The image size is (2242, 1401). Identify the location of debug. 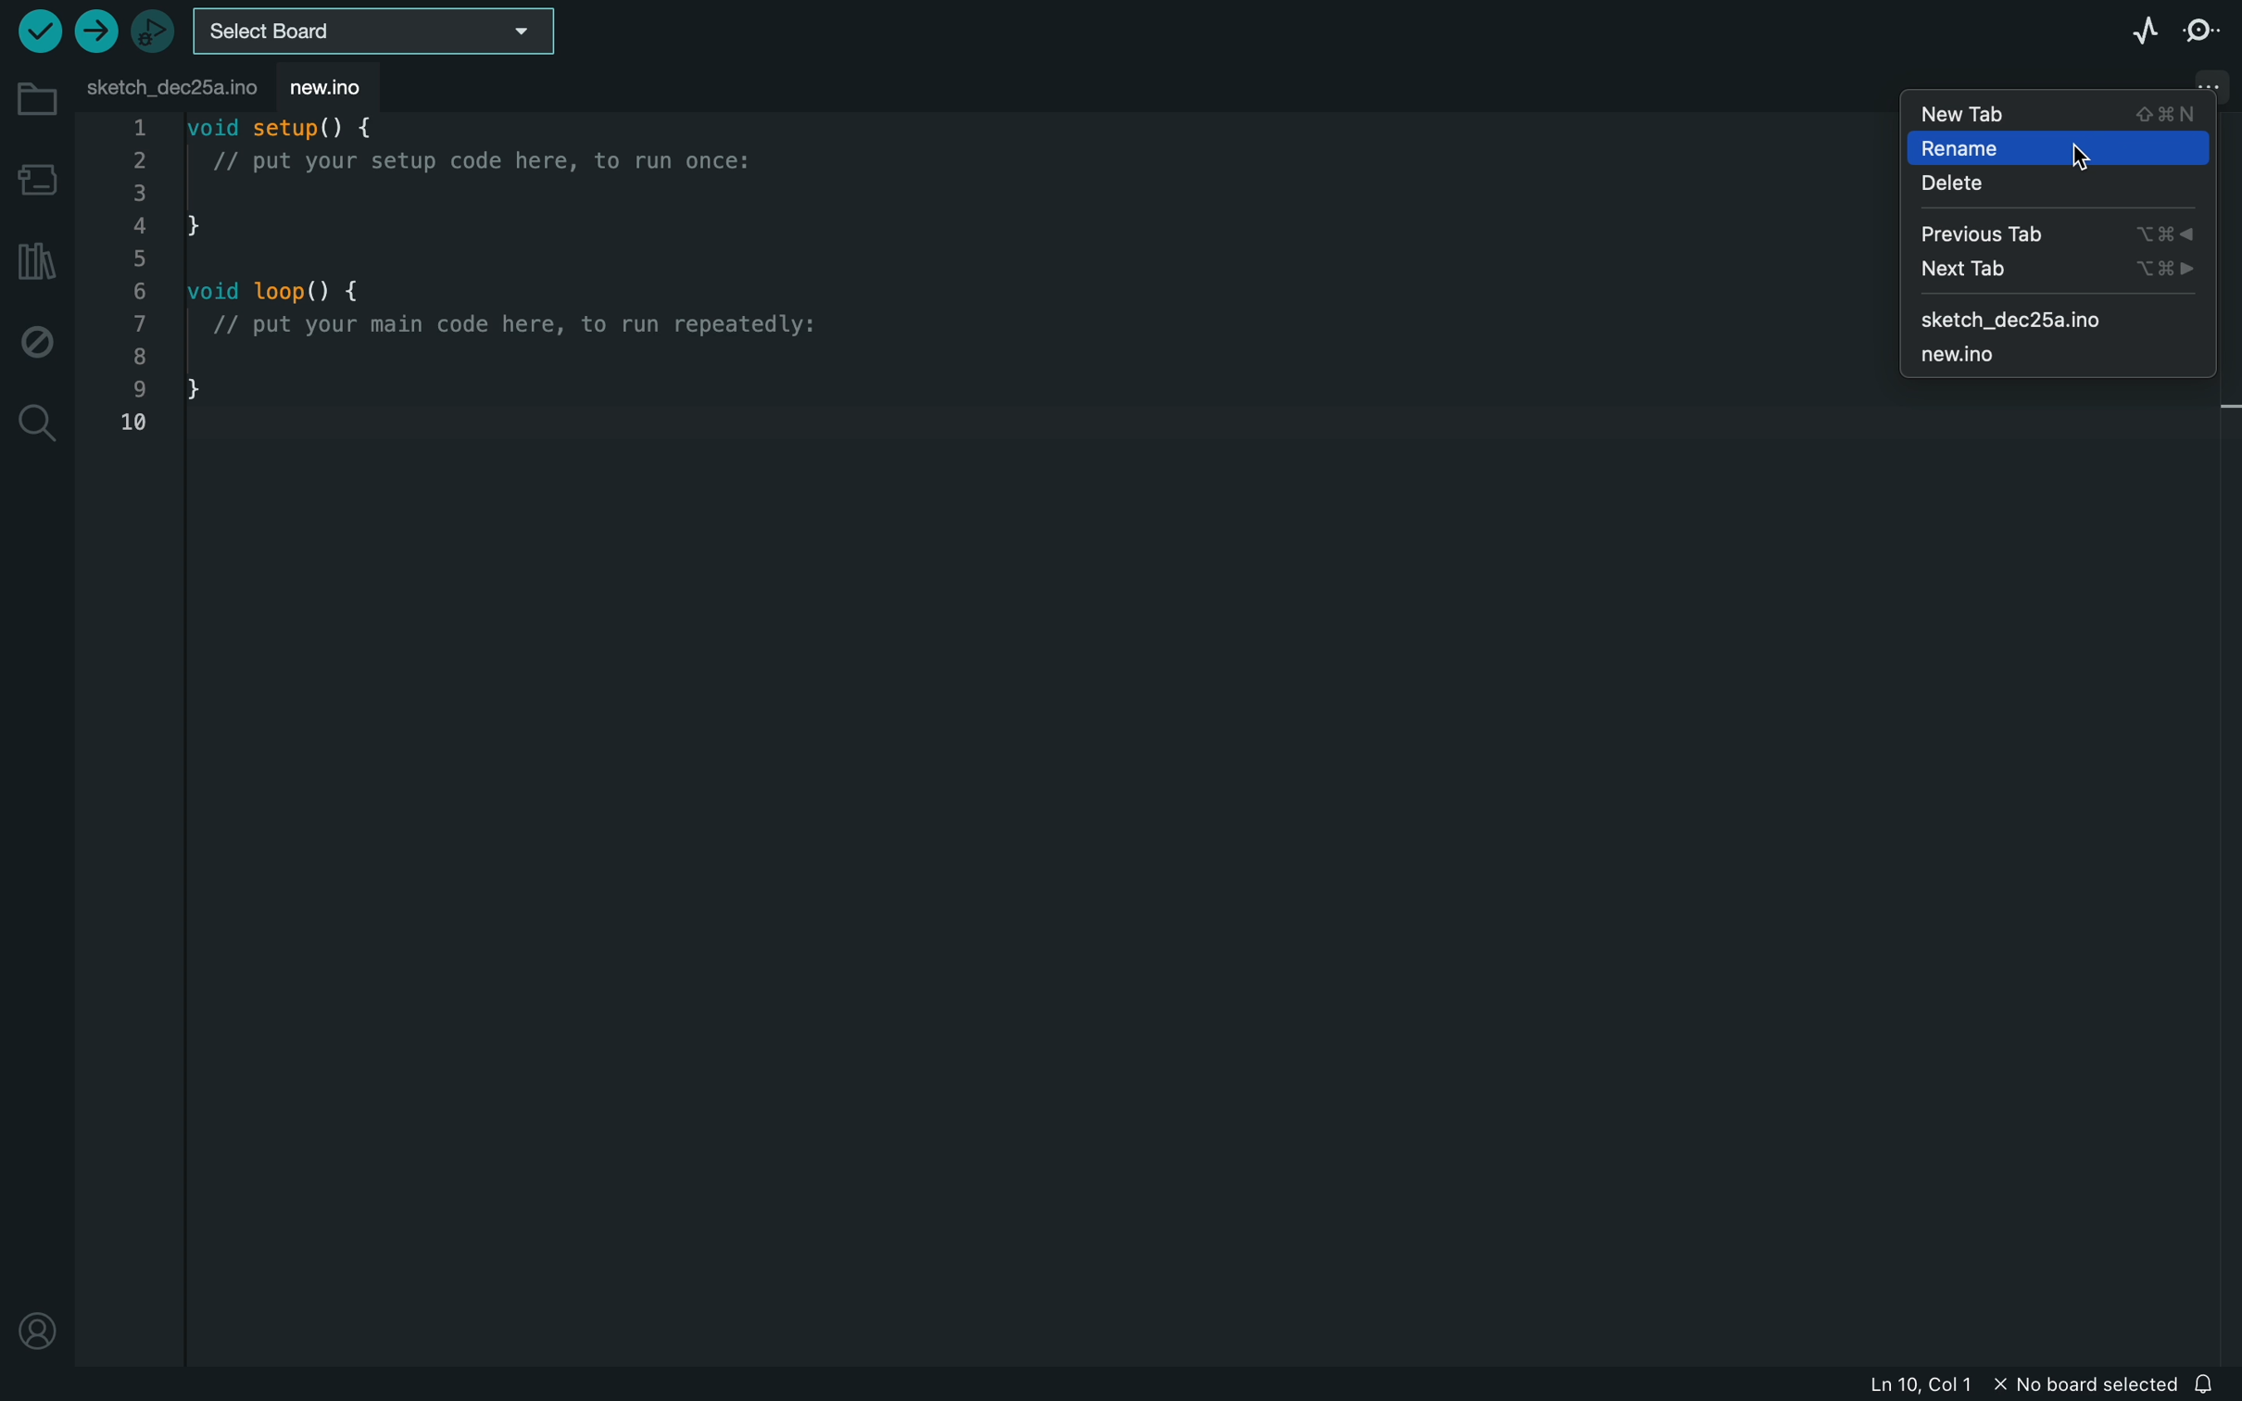
(37, 342).